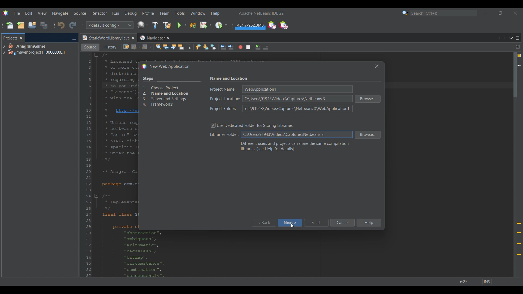 Image resolution: width=523 pixels, height=294 pixels. Describe the element at coordinates (213, 125) in the screenshot. I see `Toggle on` at that location.